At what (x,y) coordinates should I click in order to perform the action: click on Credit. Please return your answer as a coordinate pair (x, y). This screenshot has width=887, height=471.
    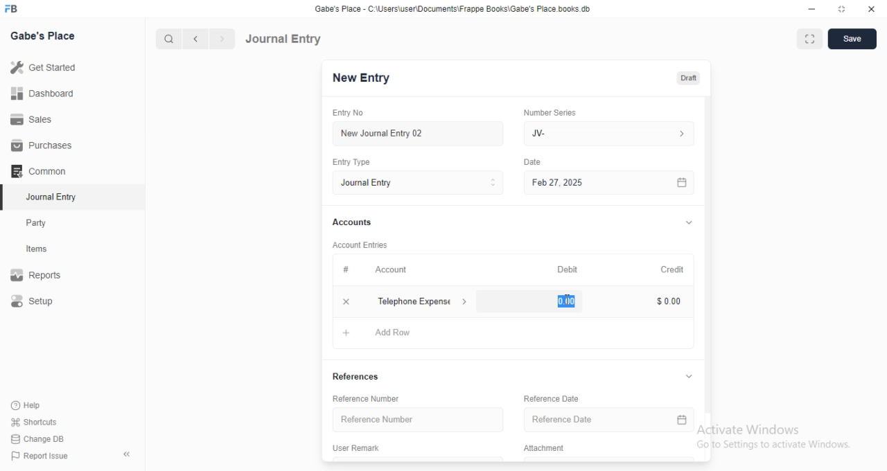
    Looking at the image, I should click on (673, 270).